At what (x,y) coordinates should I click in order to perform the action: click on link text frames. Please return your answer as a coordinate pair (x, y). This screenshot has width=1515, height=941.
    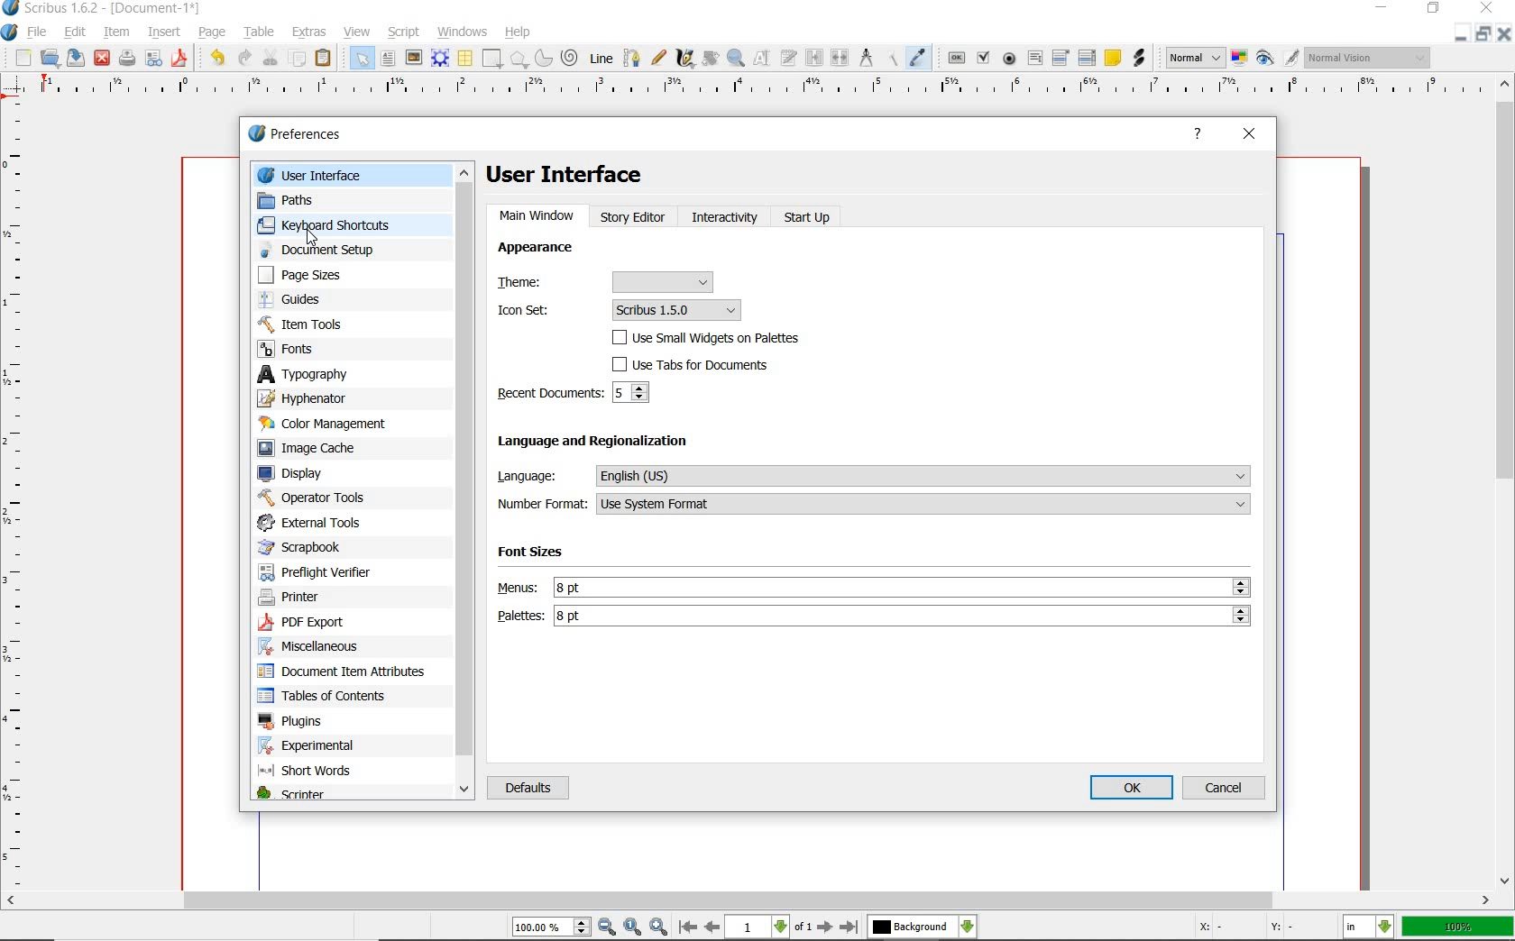
    Looking at the image, I should click on (816, 58).